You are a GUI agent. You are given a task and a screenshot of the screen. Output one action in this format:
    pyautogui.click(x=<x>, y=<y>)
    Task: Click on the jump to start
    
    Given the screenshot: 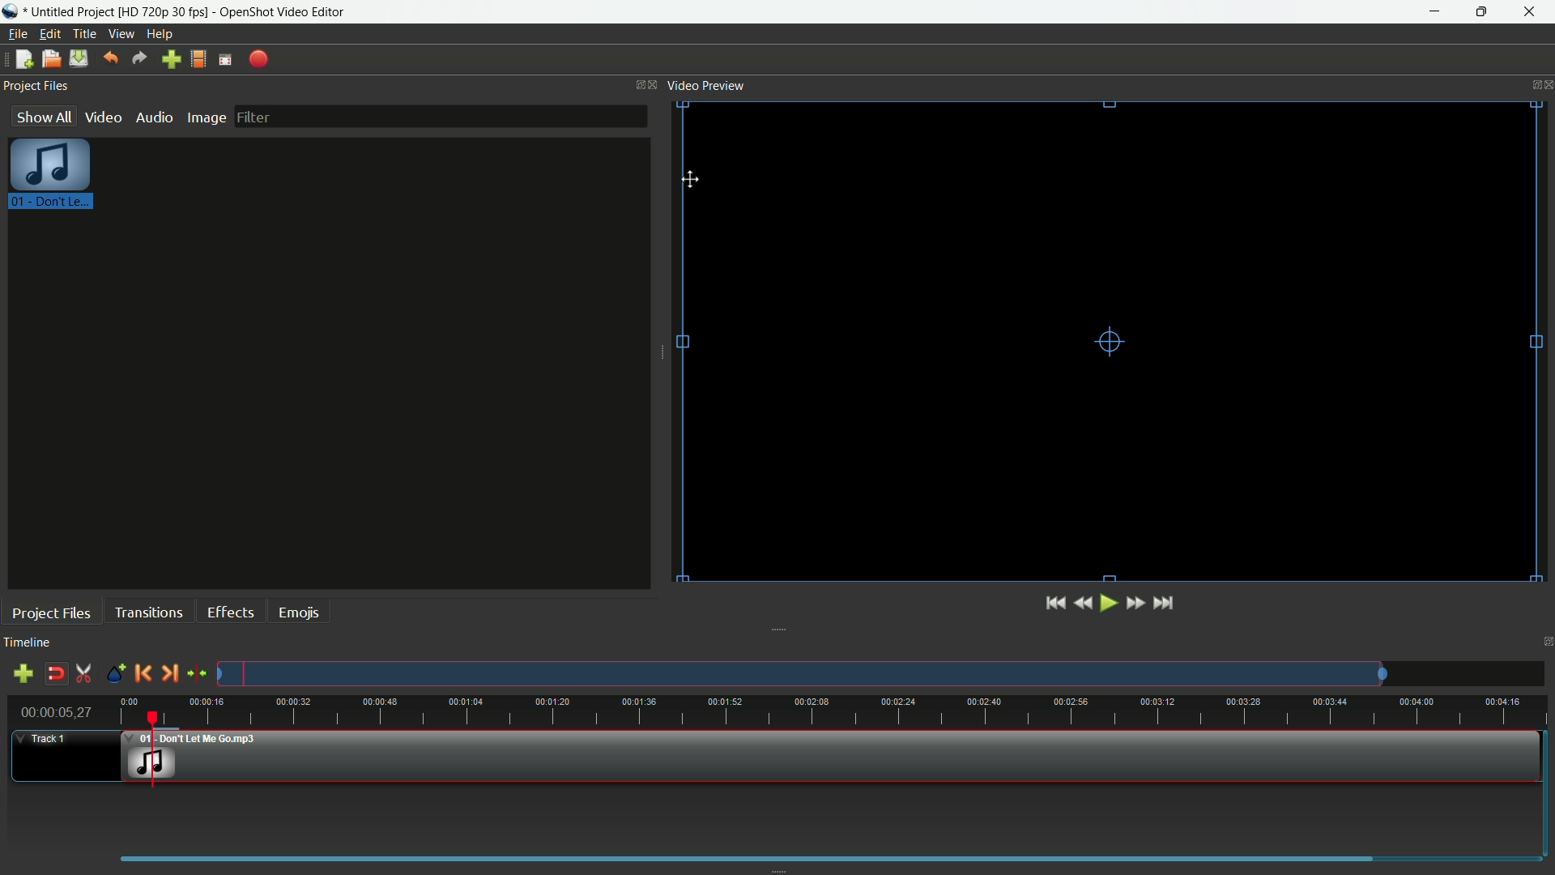 What is the action you would take?
    pyautogui.click(x=1055, y=603)
    